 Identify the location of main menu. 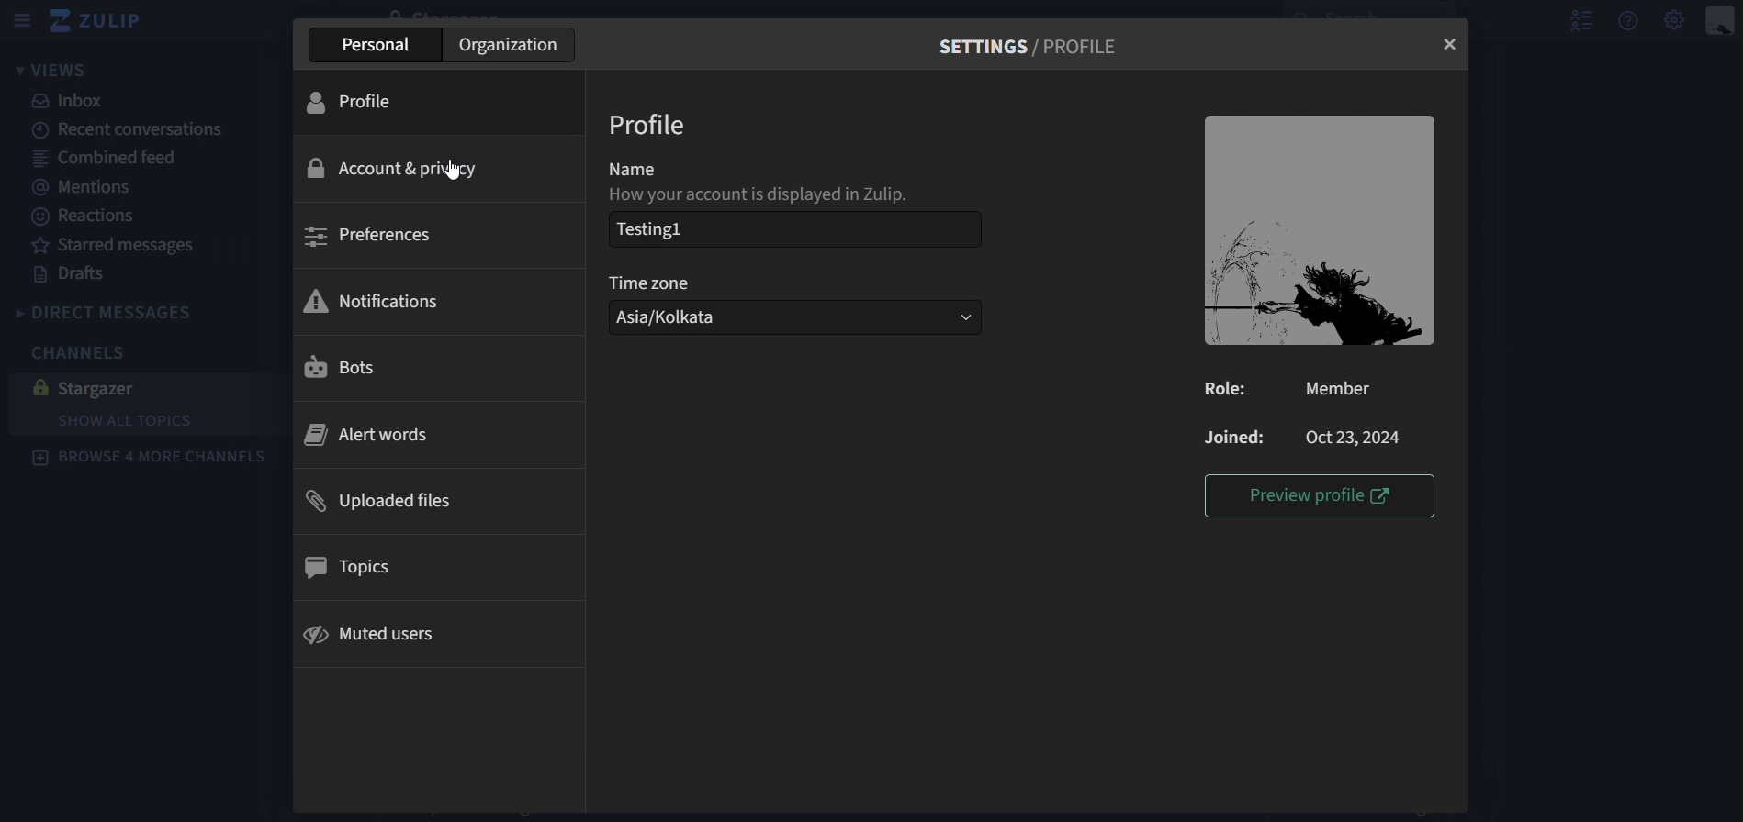
(1674, 21).